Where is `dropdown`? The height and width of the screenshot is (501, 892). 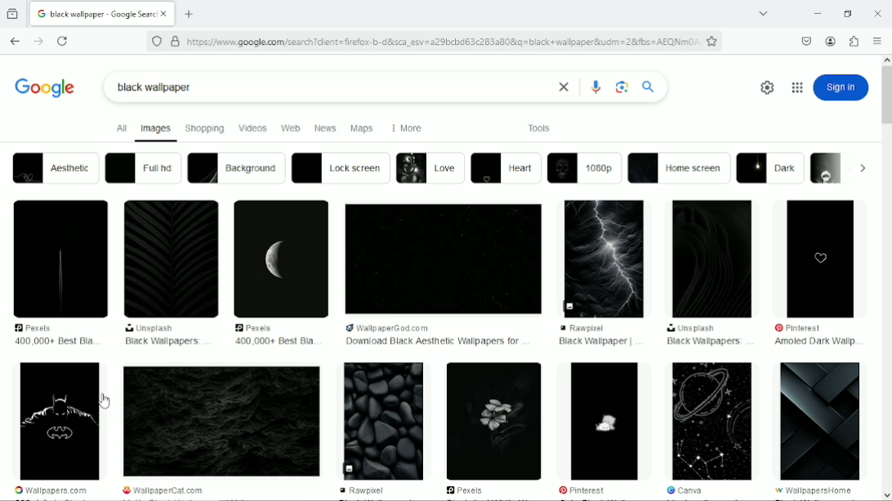
dropdown is located at coordinates (863, 168).